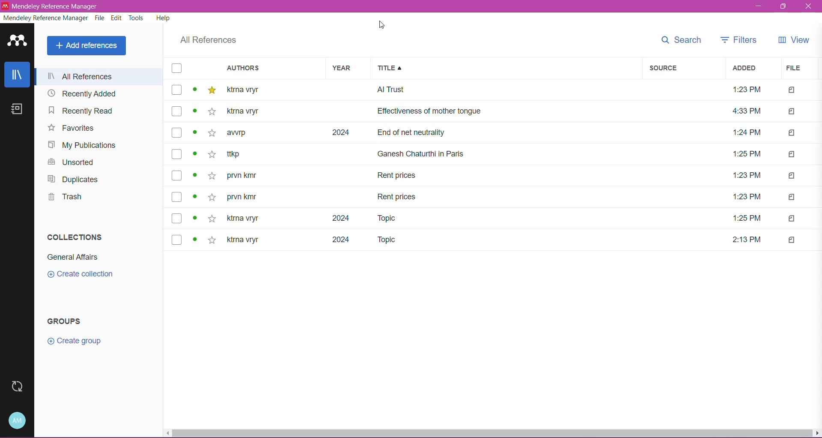 The width and height of the screenshot is (822, 438). I want to click on awrp 2024 End of net neutrality 1:24 PM, so click(497, 132).